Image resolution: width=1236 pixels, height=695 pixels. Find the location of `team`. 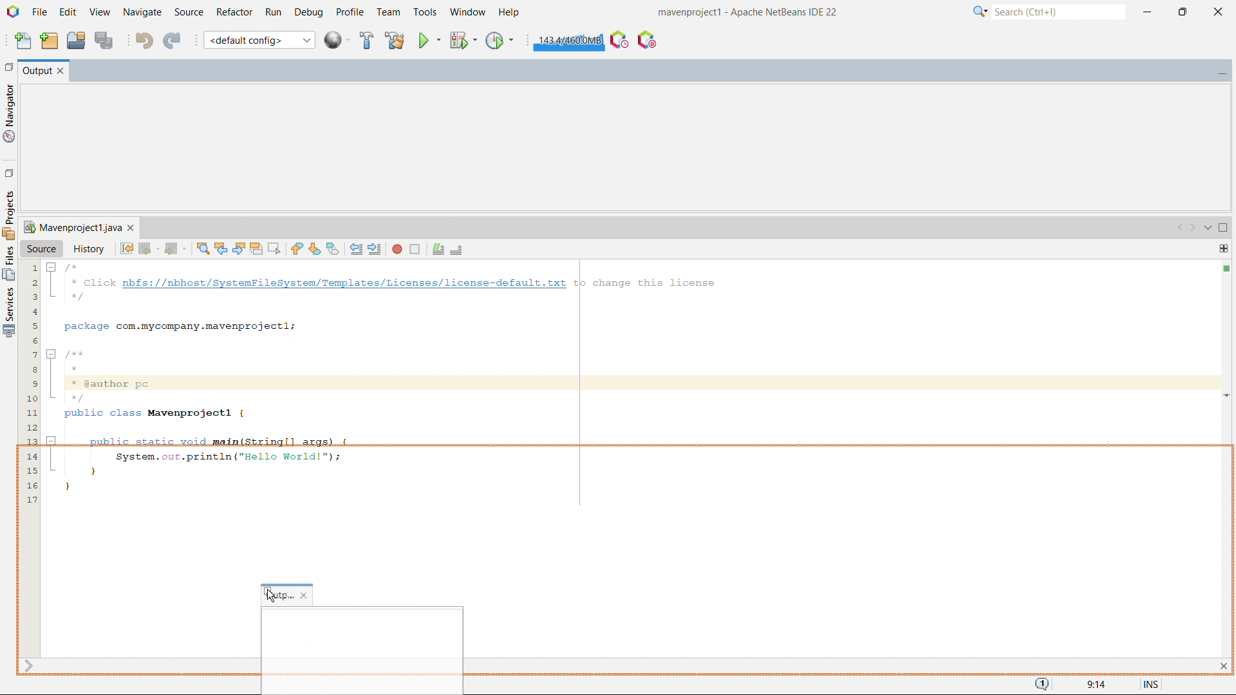

team is located at coordinates (389, 12).